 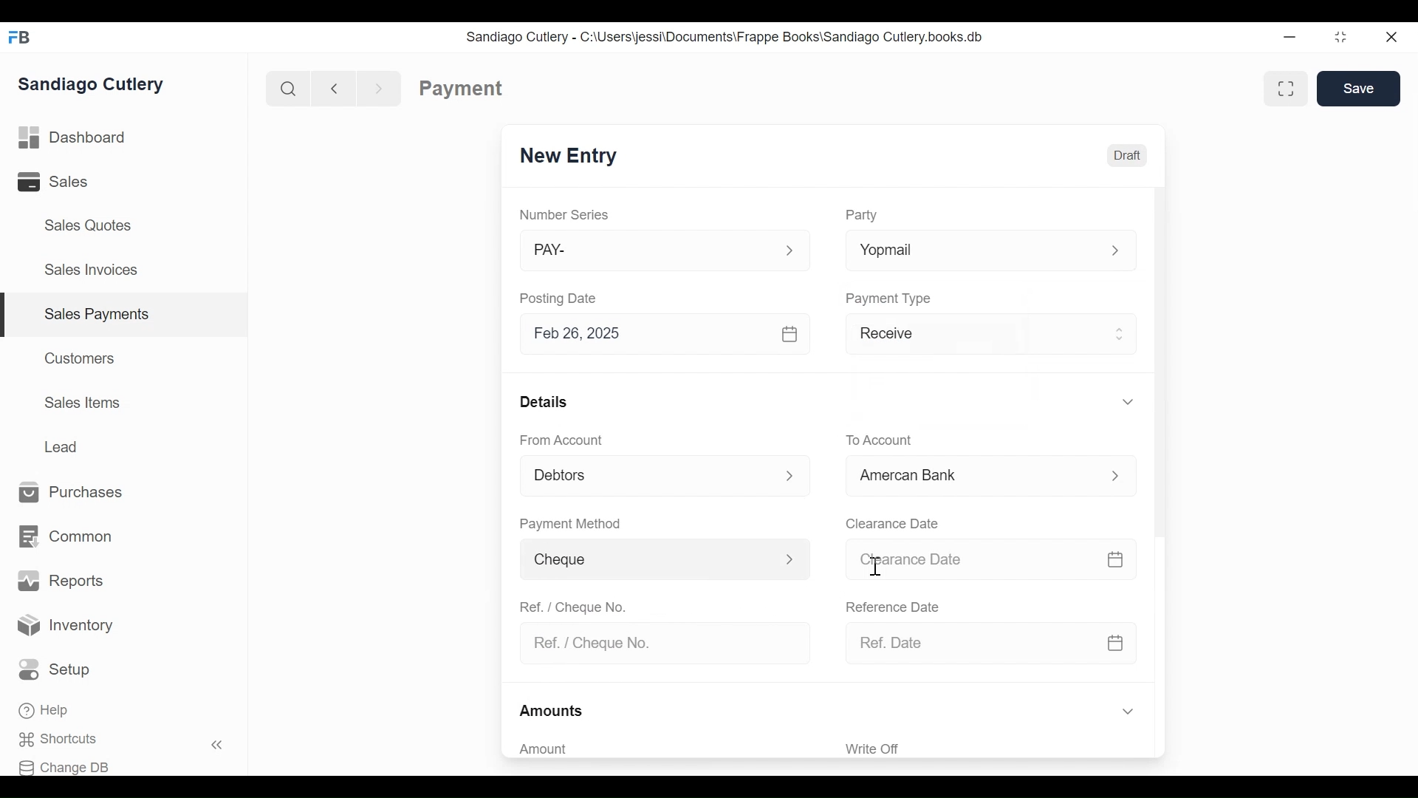 I want to click on PAY-, so click(x=648, y=253).